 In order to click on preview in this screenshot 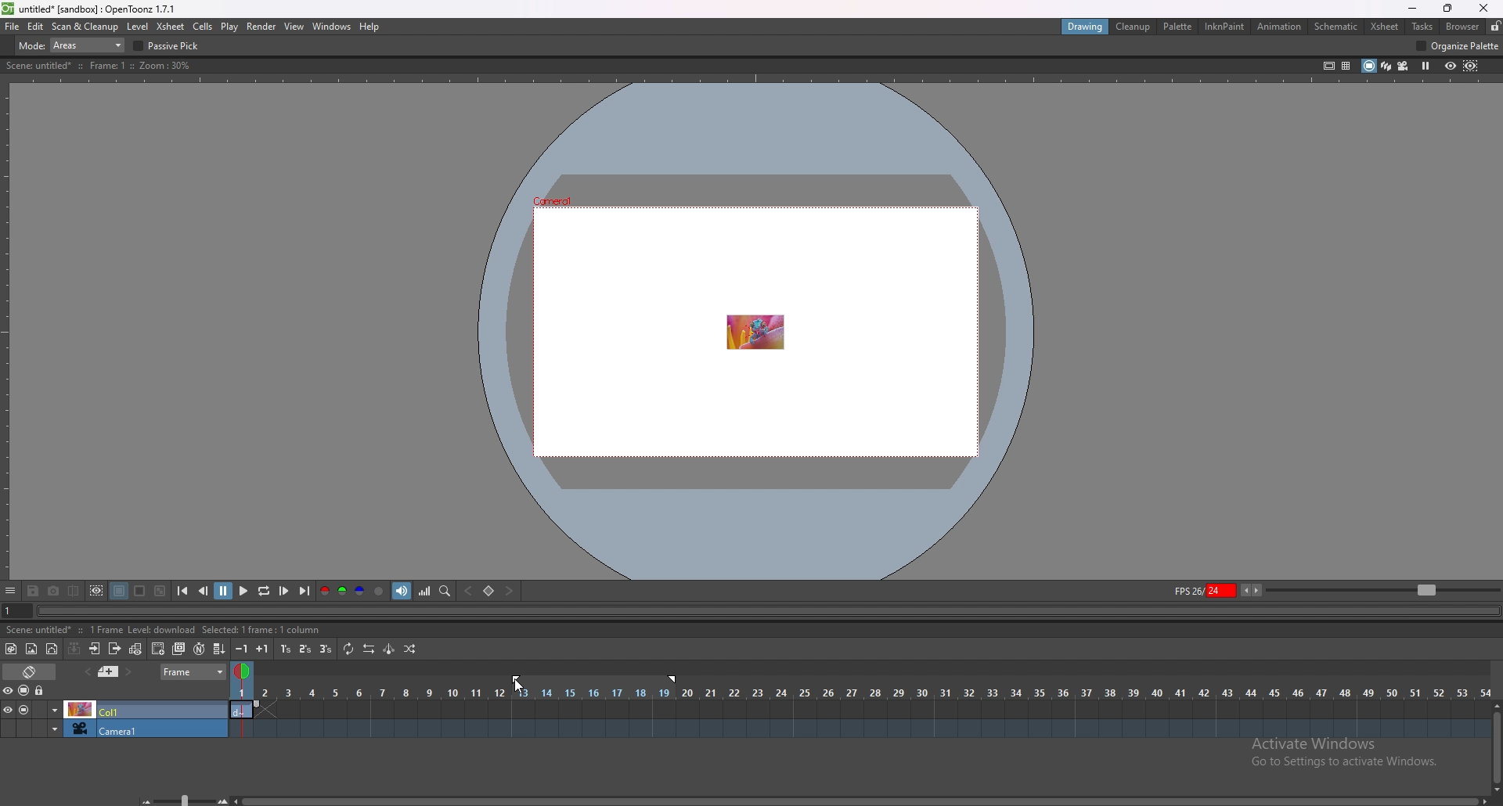, I will do `click(1451, 66)`.